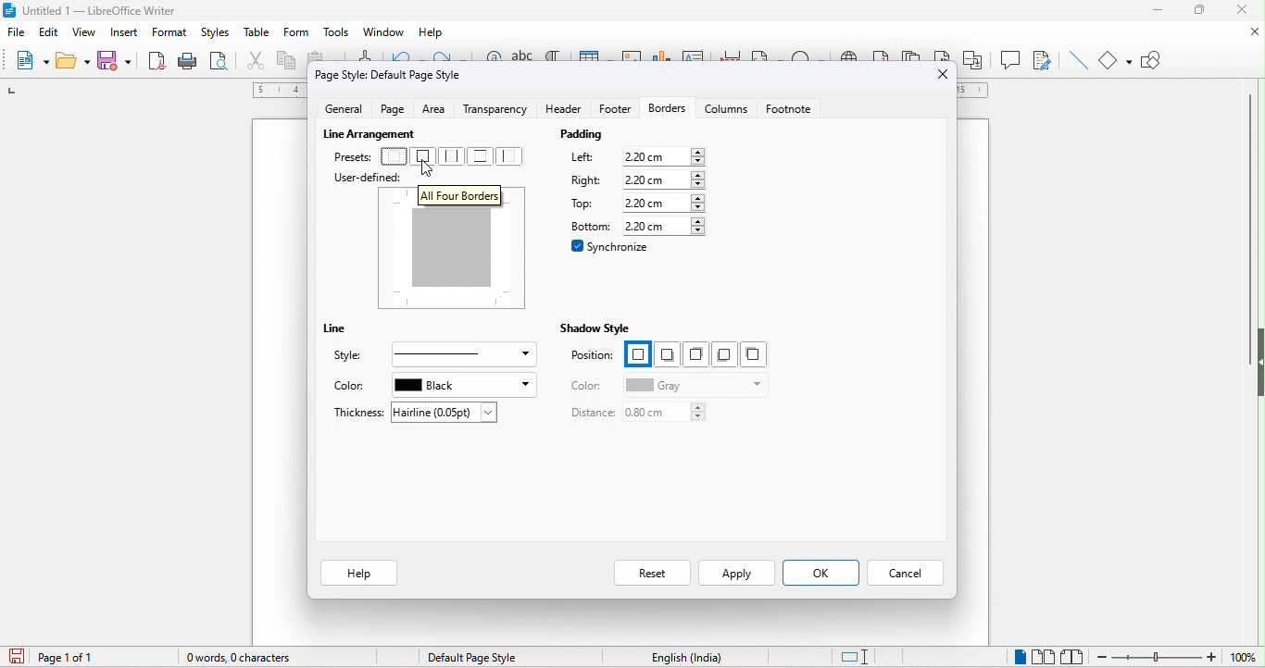 This screenshot has width=1265, height=668. What do you see at coordinates (1151, 7) in the screenshot?
I see `minimize` at bounding box center [1151, 7].